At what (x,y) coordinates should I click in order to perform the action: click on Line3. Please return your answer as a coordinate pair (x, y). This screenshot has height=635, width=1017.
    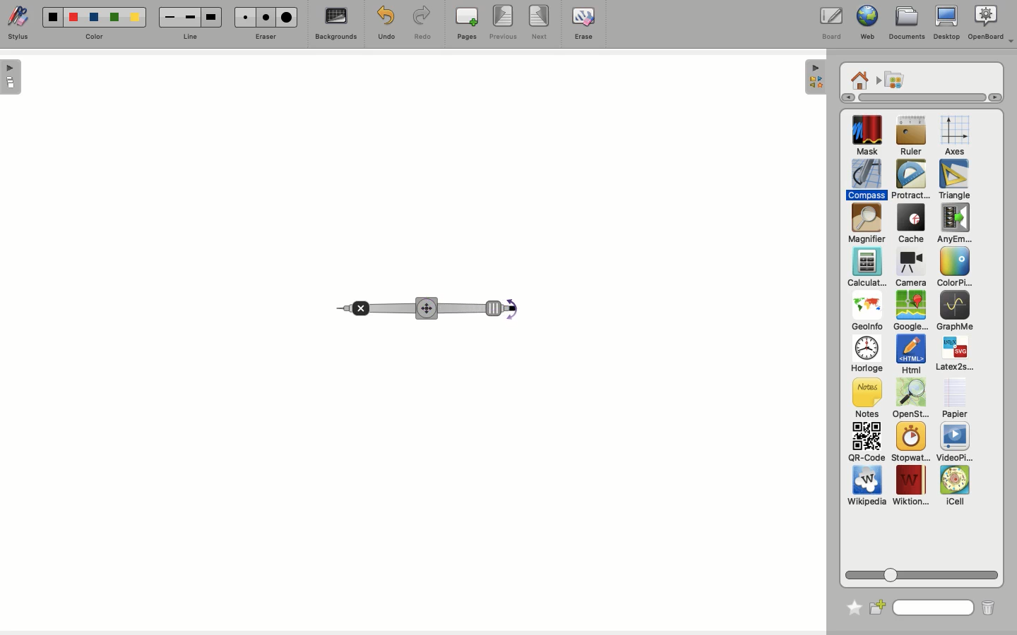
    Looking at the image, I should click on (210, 17).